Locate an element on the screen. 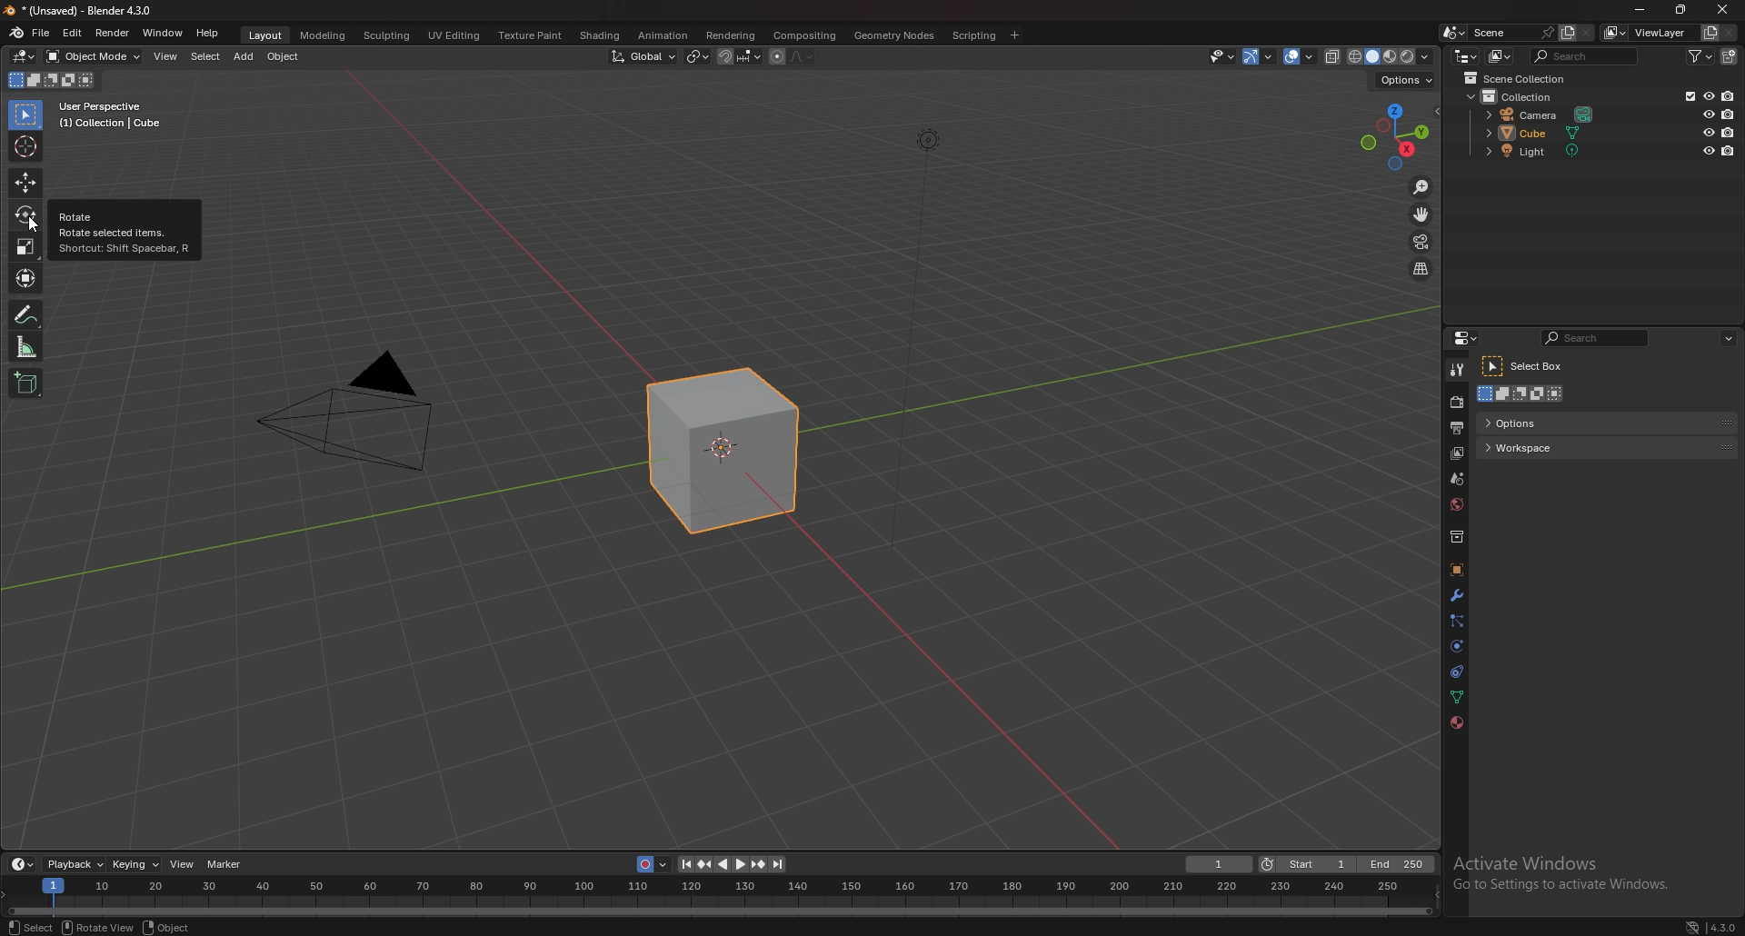  Maximize is located at coordinates (1682, 10).